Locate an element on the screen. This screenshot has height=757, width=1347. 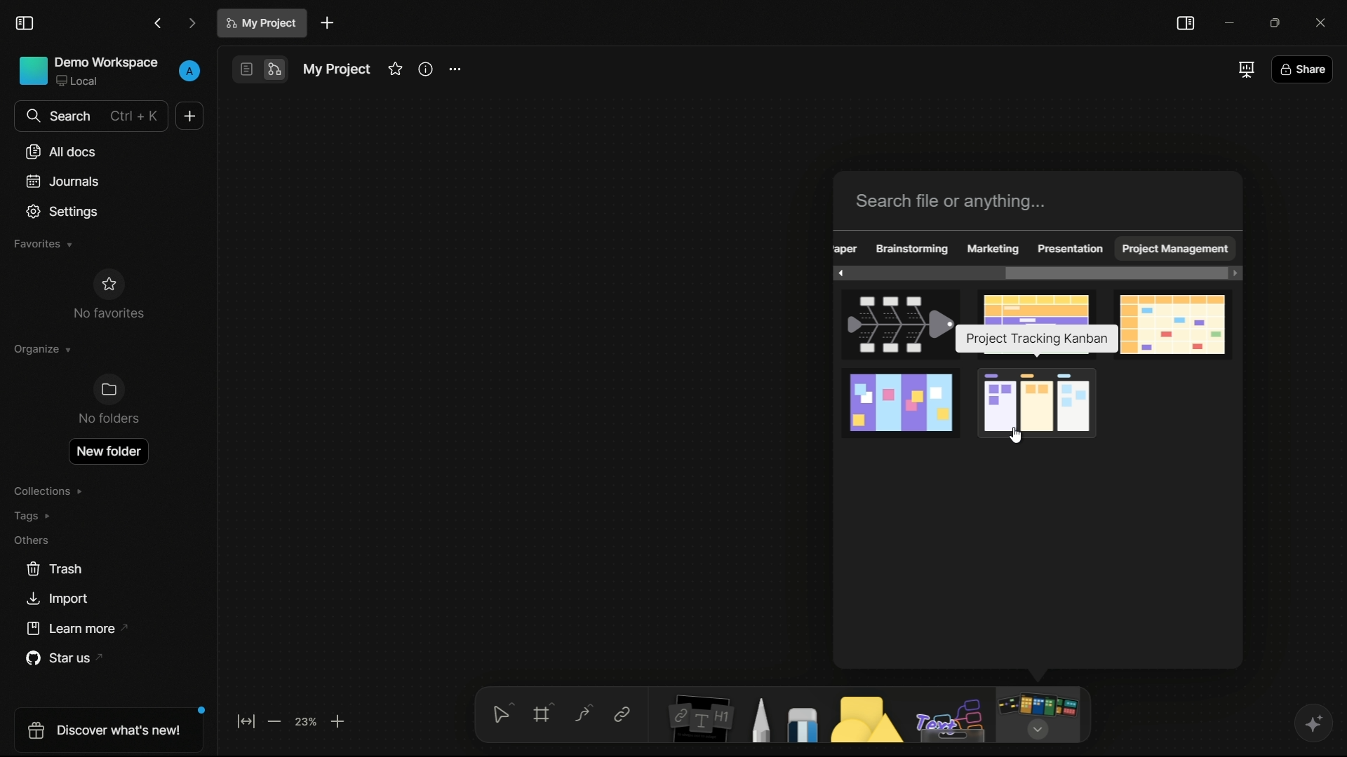
others is located at coordinates (952, 721).